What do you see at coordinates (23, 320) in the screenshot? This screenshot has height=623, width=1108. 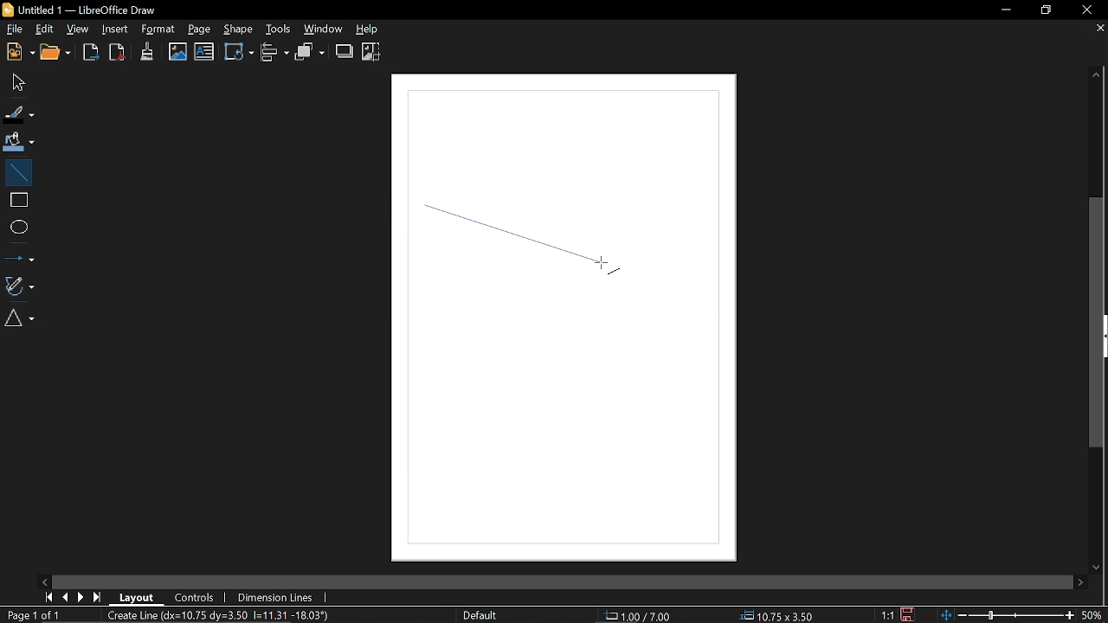 I see `basic shapes` at bounding box center [23, 320].